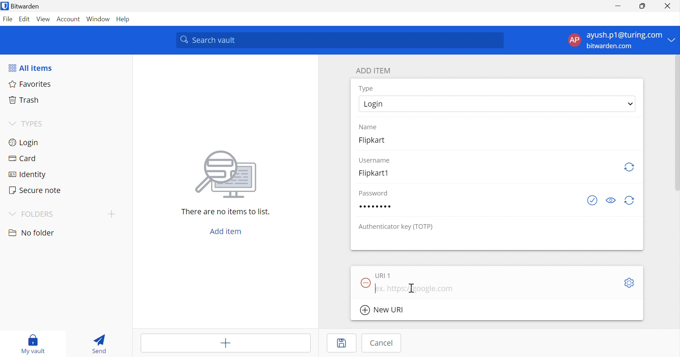  What do you see at coordinates (12, 214) in the screenshot?
I see `Drop Down` at bounding box center [12, 214].